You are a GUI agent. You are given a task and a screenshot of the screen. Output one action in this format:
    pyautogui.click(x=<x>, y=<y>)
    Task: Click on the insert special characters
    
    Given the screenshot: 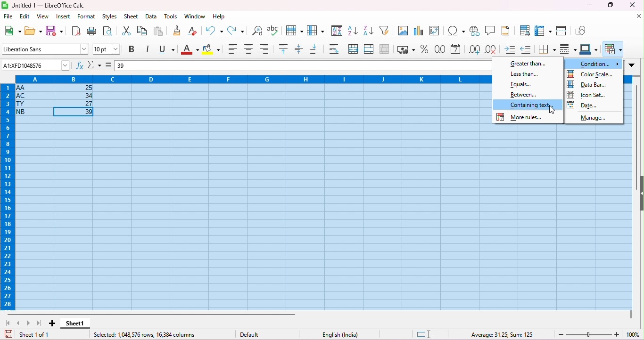 What is the action you would take?
    pyautogui.click(x=456, y=31)
    